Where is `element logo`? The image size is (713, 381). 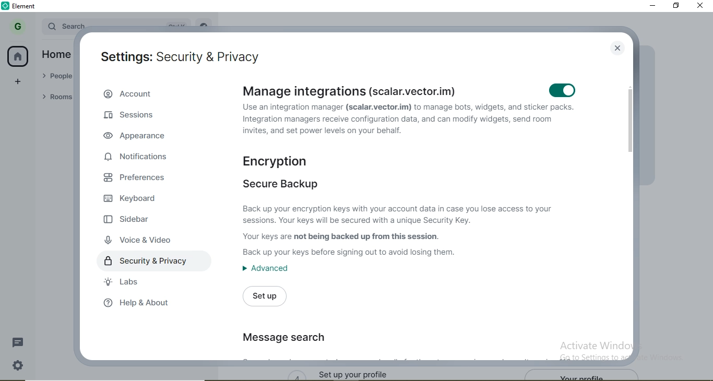 element logo is located at coordinates (7, 6).